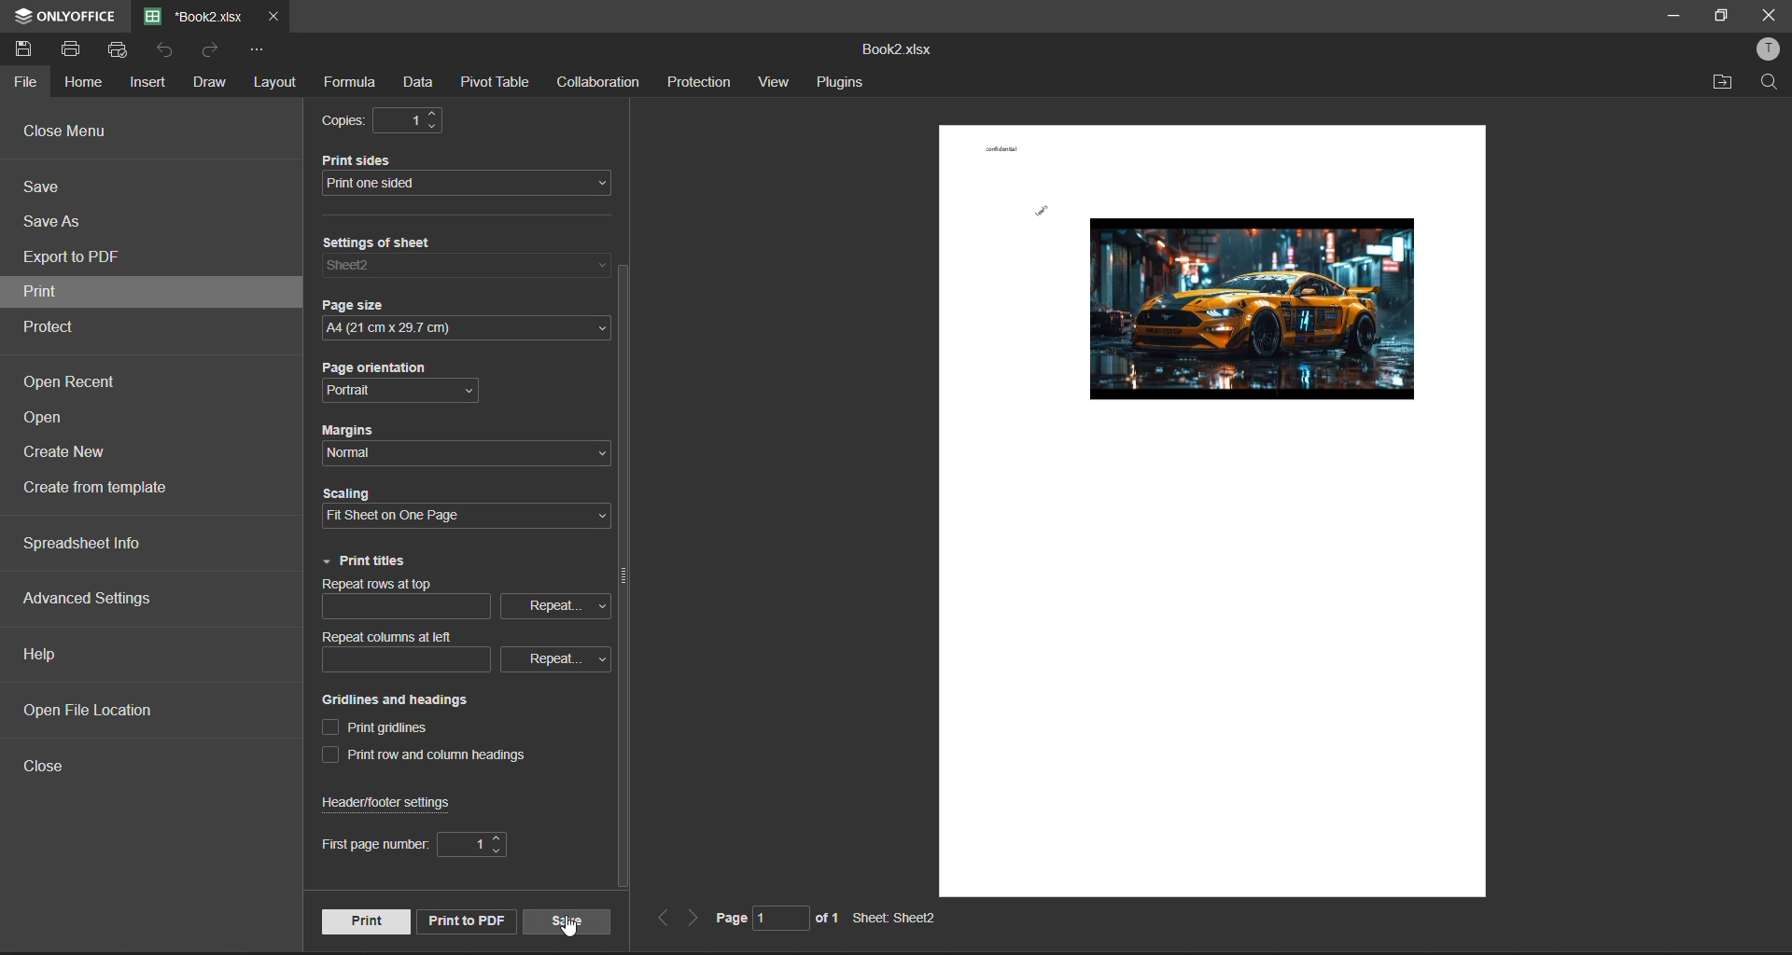 The width and height of the screenshot is (1792, 955). I want to click on open recent, so click(77, 384).